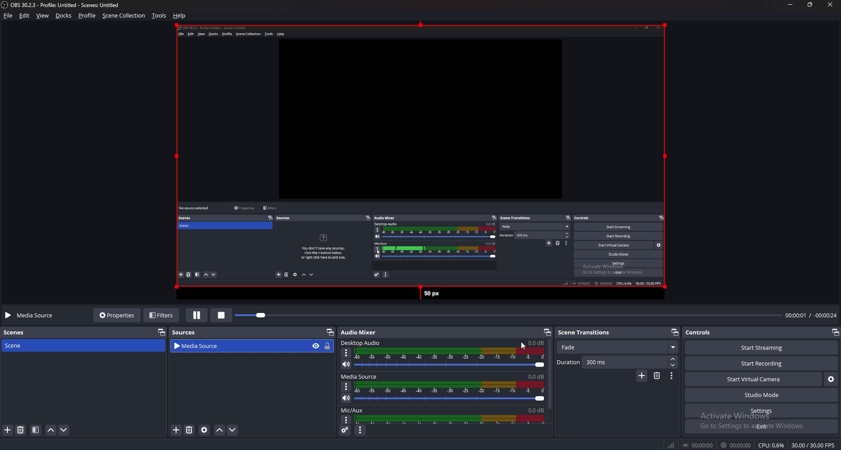  Describe the element at coordinates (771, 445) in the screenshot. I see `CPU: 0.6%` at that location.